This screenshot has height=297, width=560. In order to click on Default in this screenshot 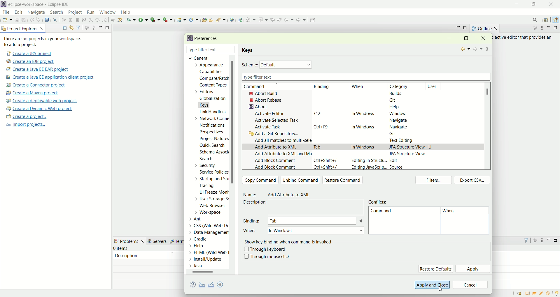, I will do `click(286, 64)`.